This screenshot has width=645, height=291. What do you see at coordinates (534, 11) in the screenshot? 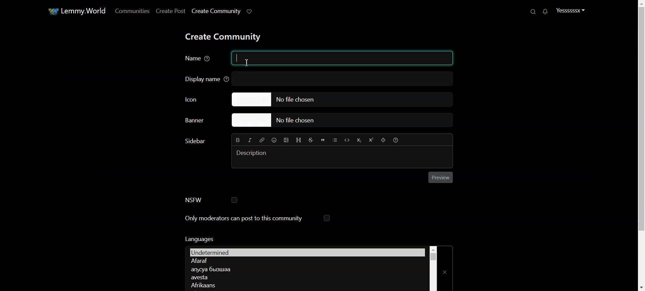
I see `Search` at bounding box center [534, 11].